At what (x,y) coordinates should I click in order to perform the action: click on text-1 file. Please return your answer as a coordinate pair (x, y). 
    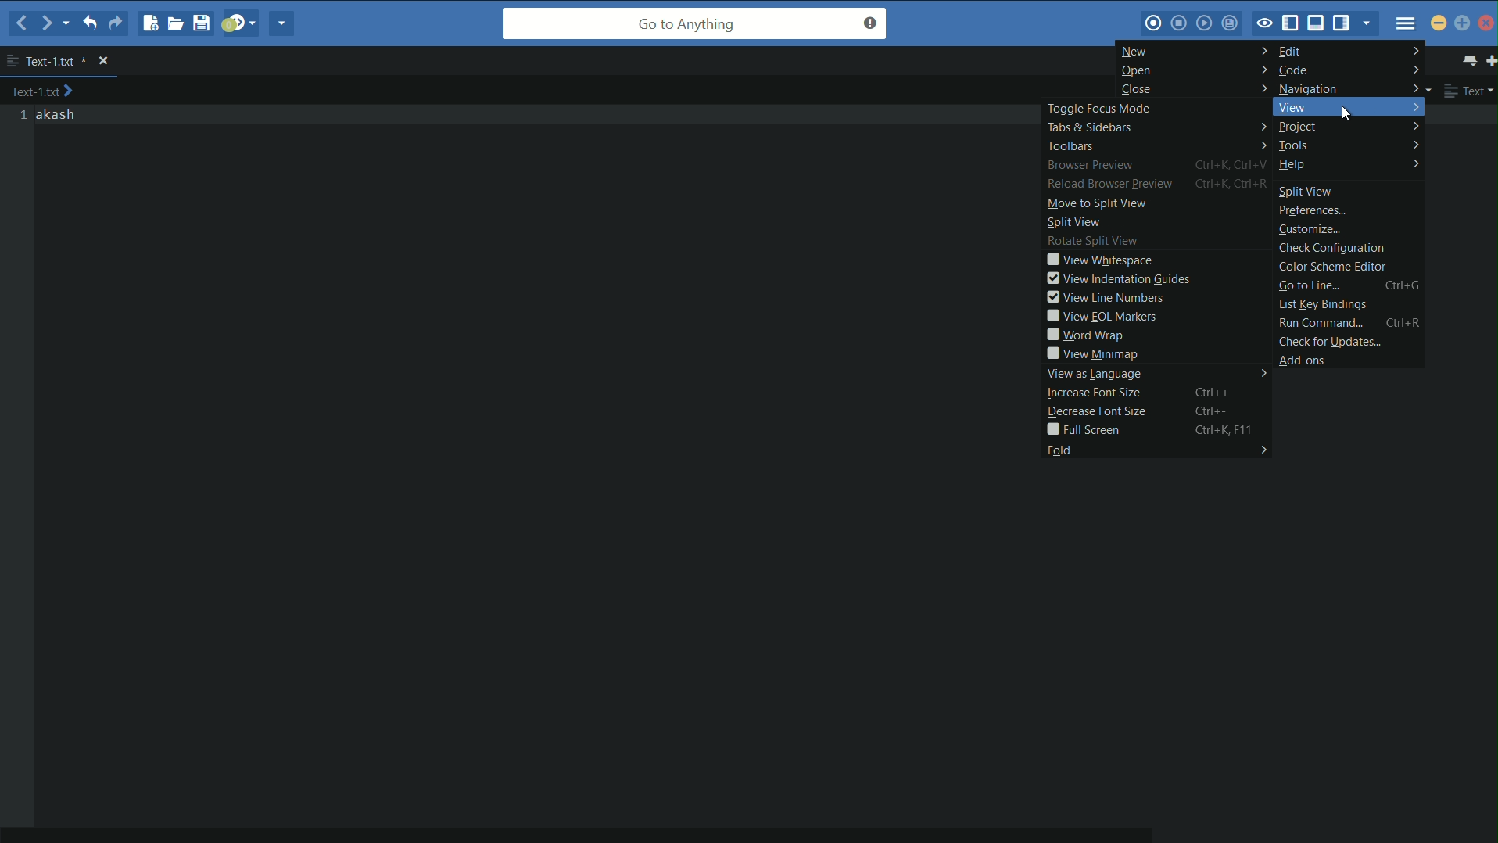
    Looking at the image, I should click on (43, 91).